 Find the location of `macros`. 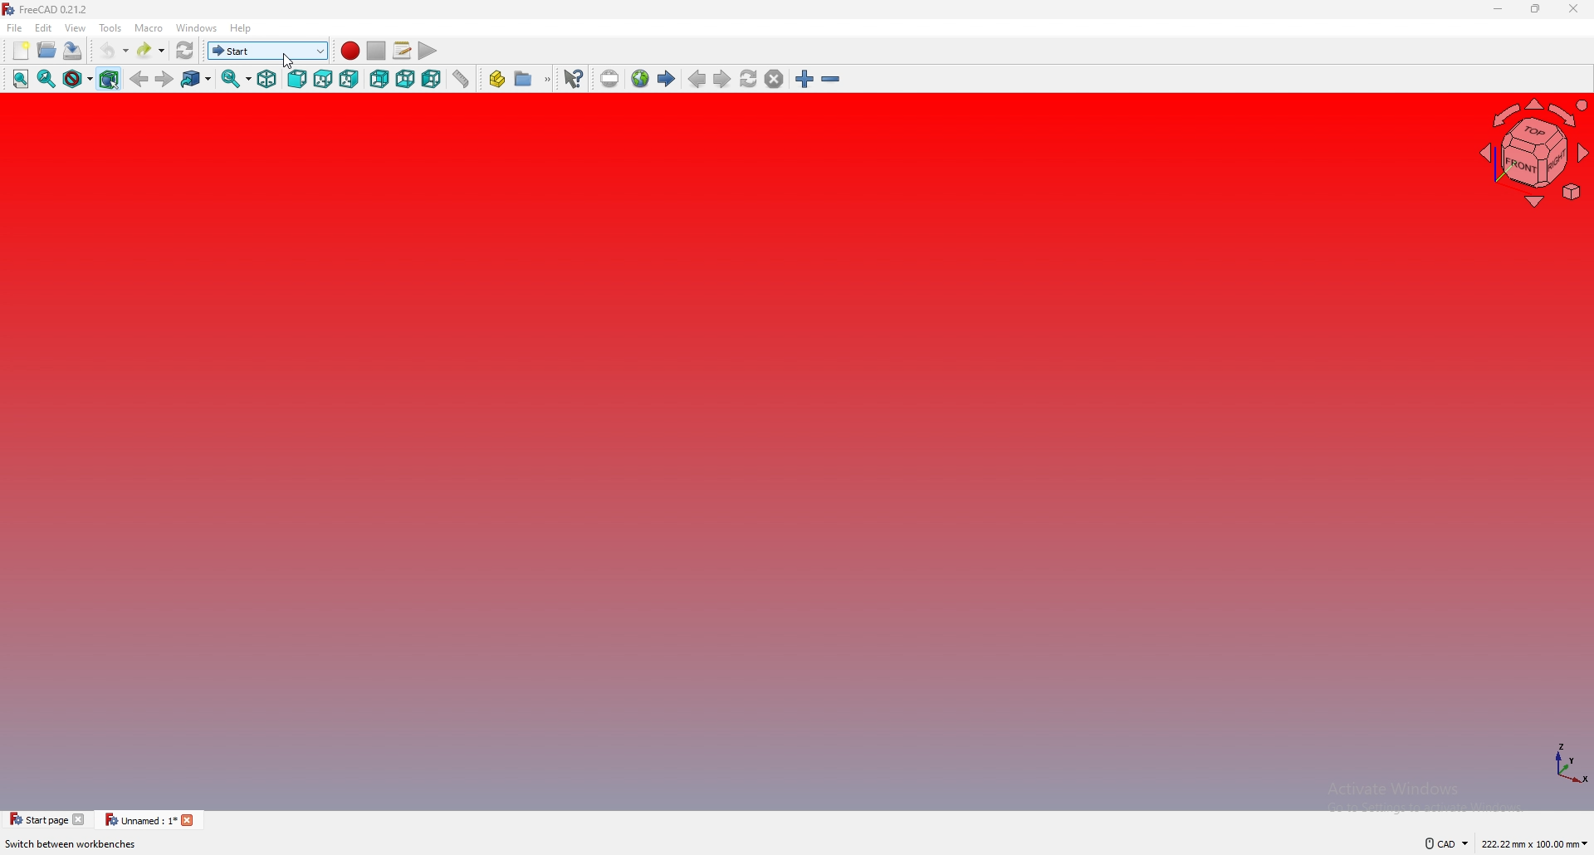

macros is located at coordinates (403, 51).